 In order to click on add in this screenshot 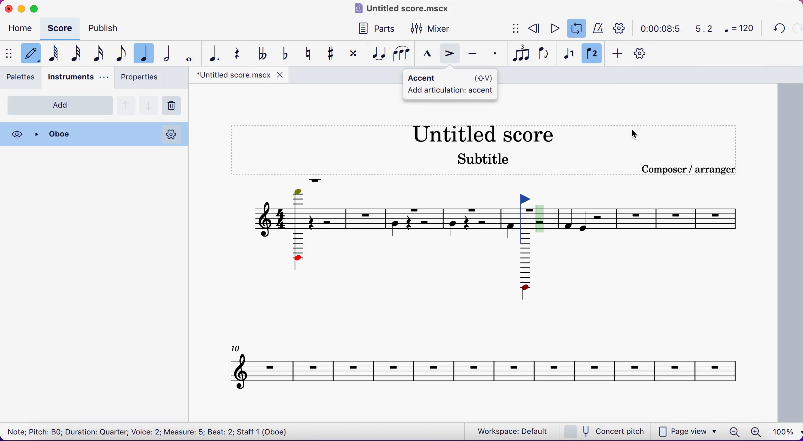, I will do `click(60, 105)`.